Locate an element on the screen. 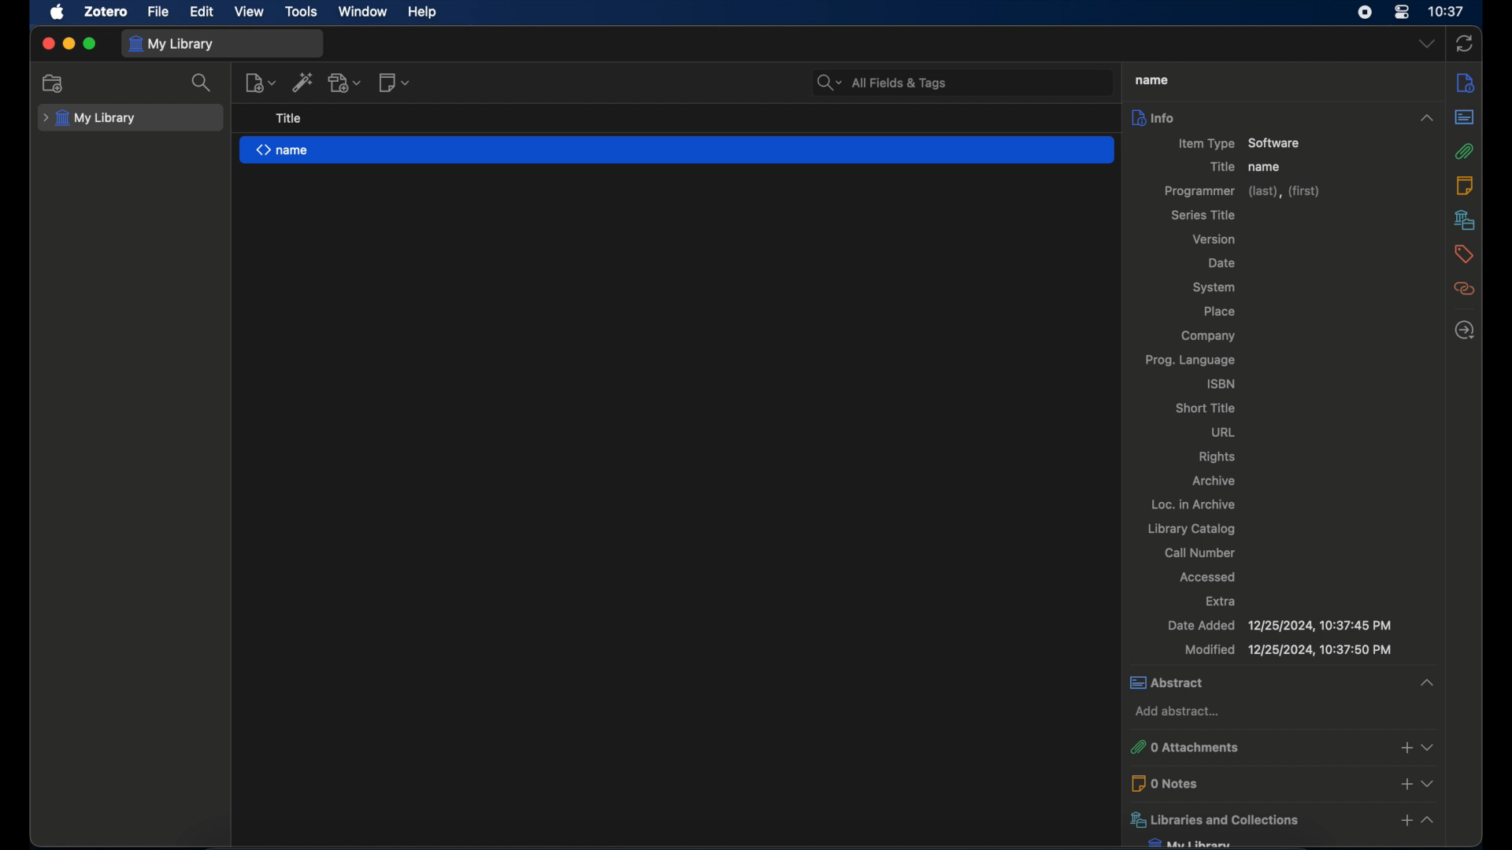 This screenshot has width=1512, height=850. zotero is located at coordinates (108, 12).